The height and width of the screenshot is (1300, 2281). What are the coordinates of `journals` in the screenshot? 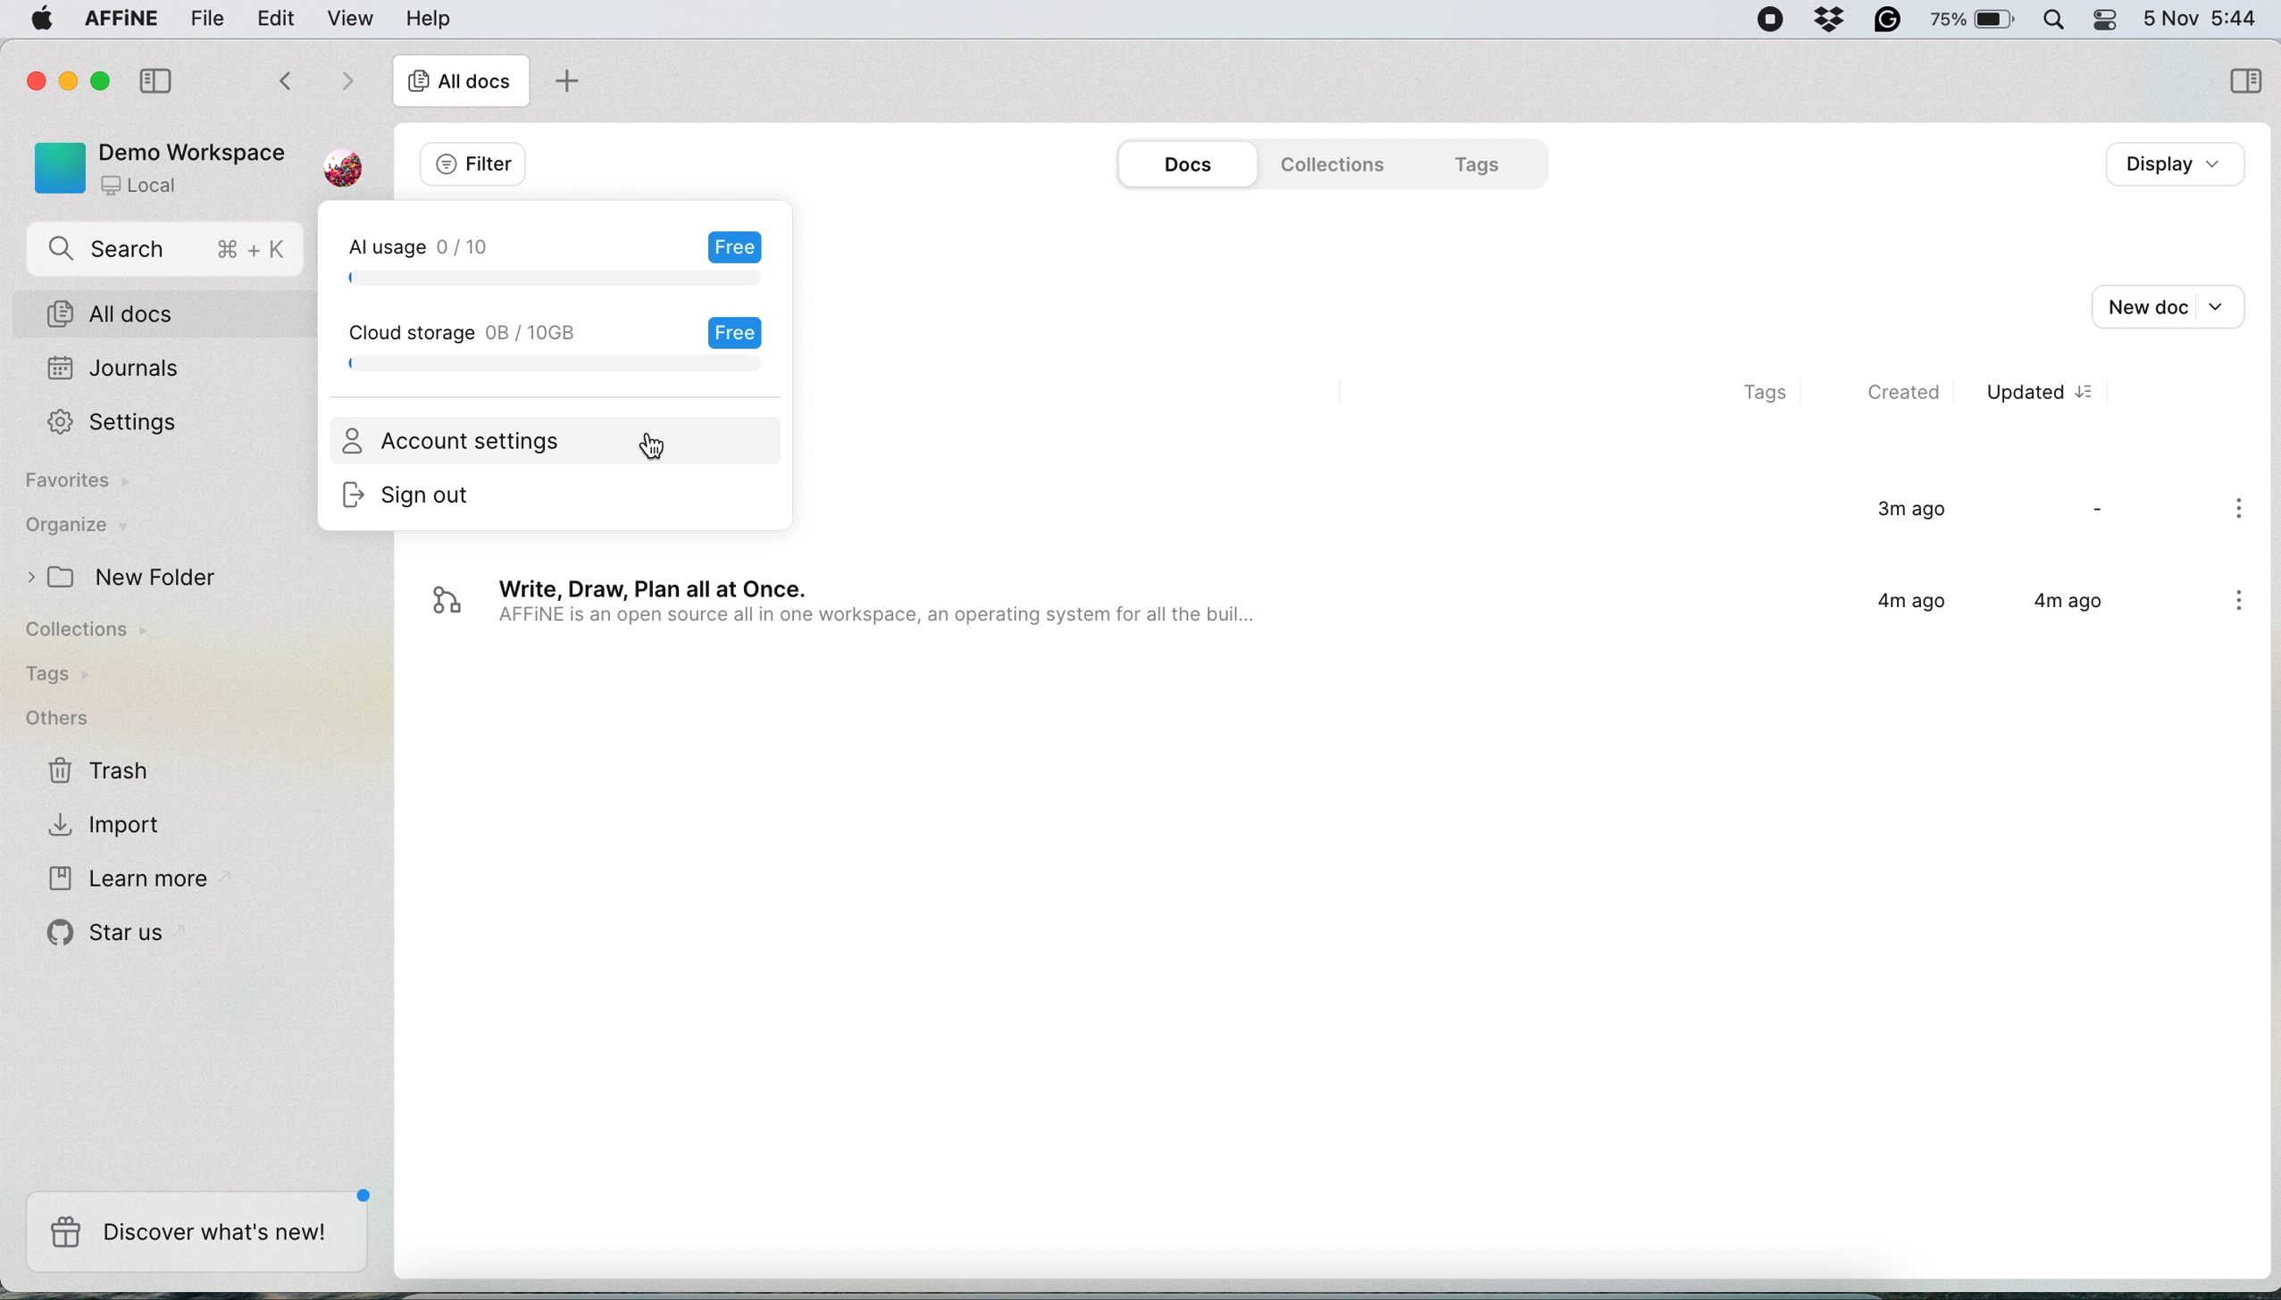 It's located at (113, 371).